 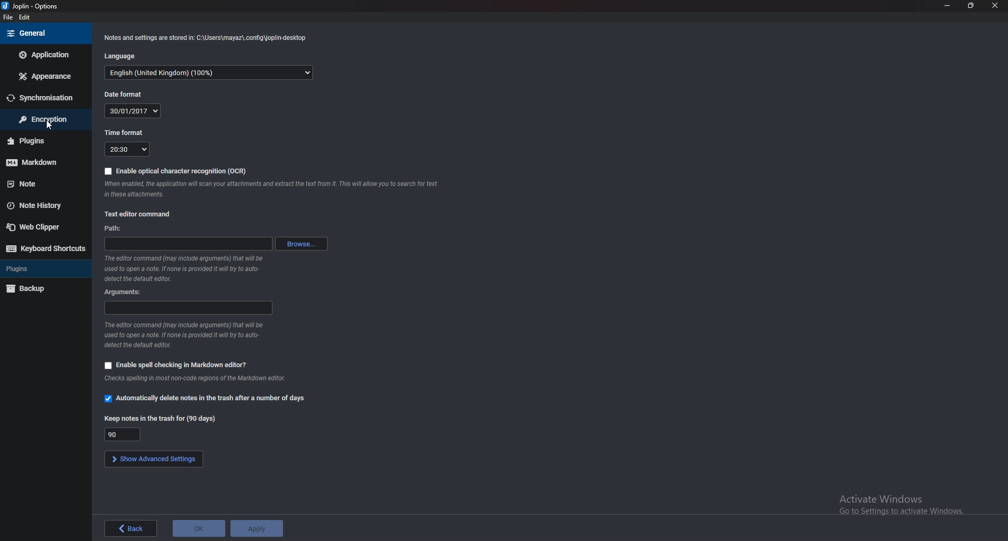 What do you see at coordinates (43, 163) in the screenshot?
I see `markdown` at bounding box center [43, 163].